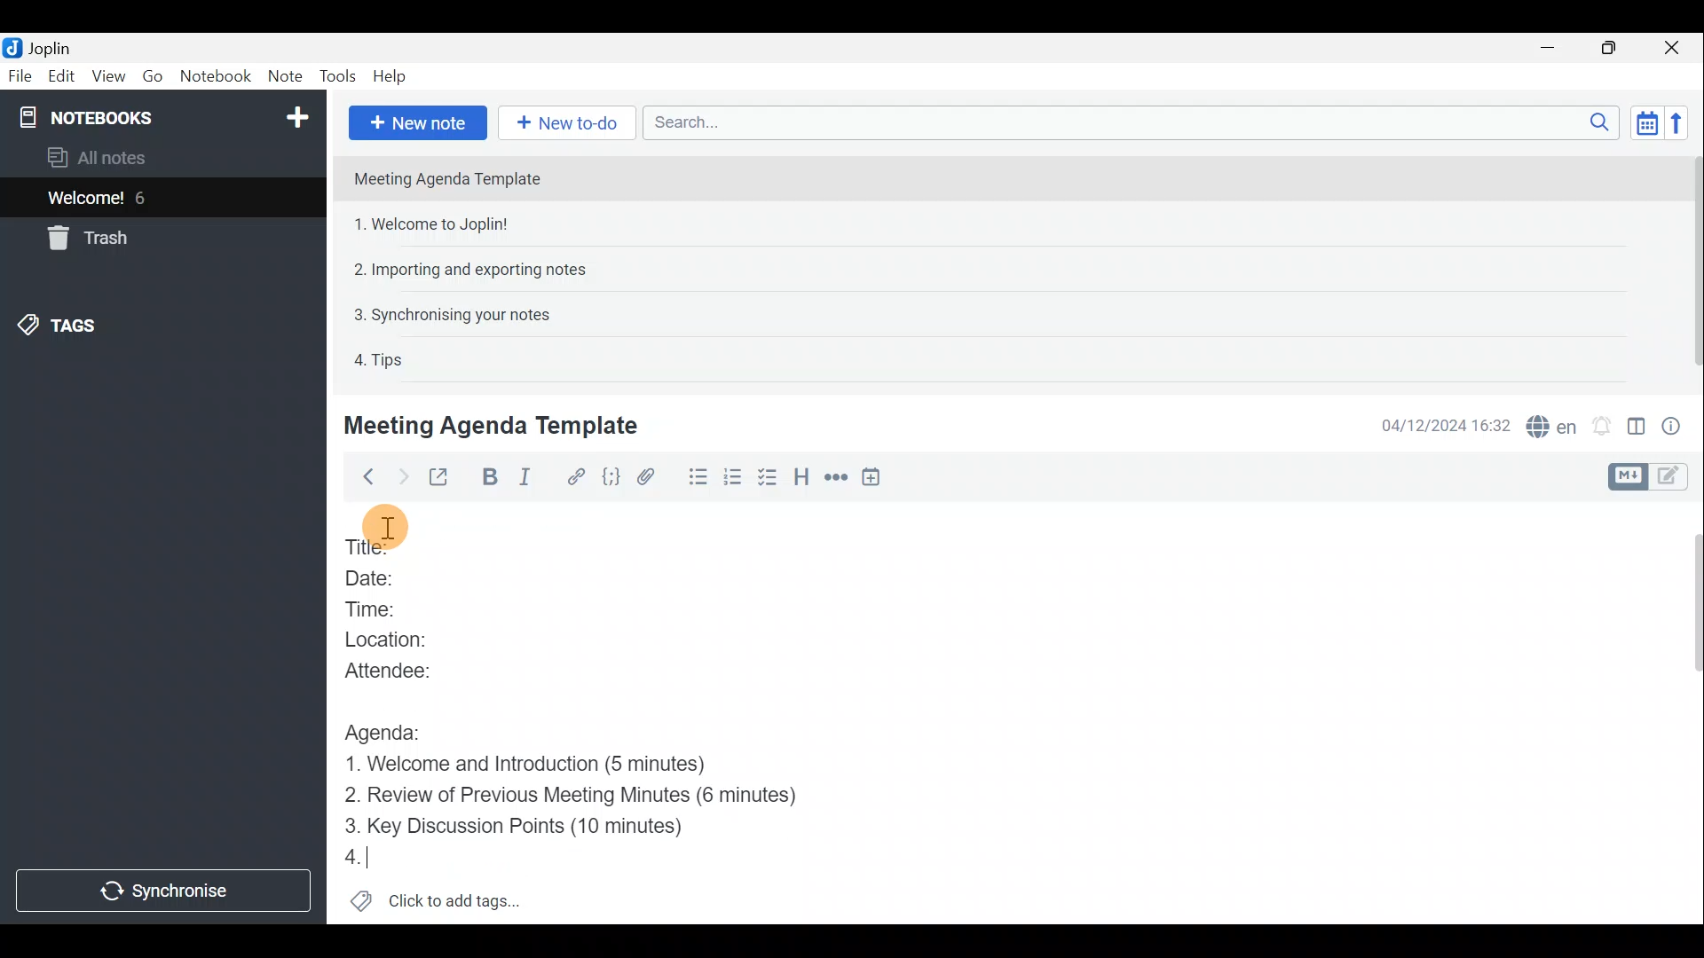 This screenshot has height=958, width=1704. I want to click on Forward, so click(400, 476).